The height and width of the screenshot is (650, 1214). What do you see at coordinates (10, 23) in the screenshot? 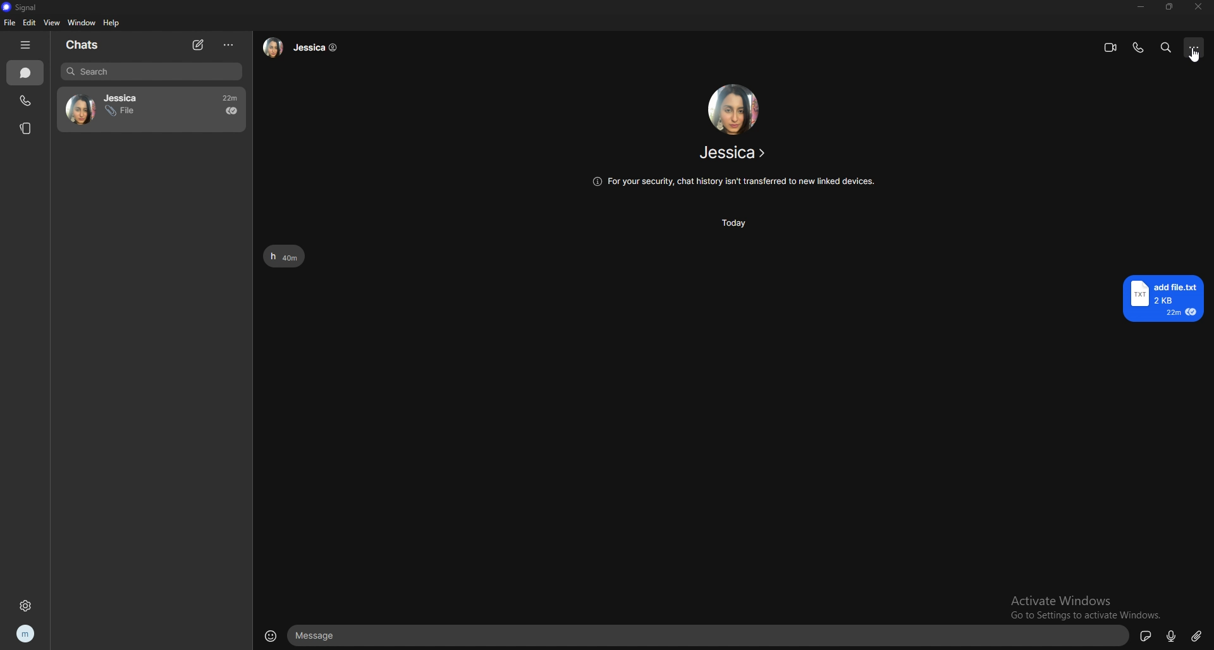
I see `file` at bounding box center [10, 23].